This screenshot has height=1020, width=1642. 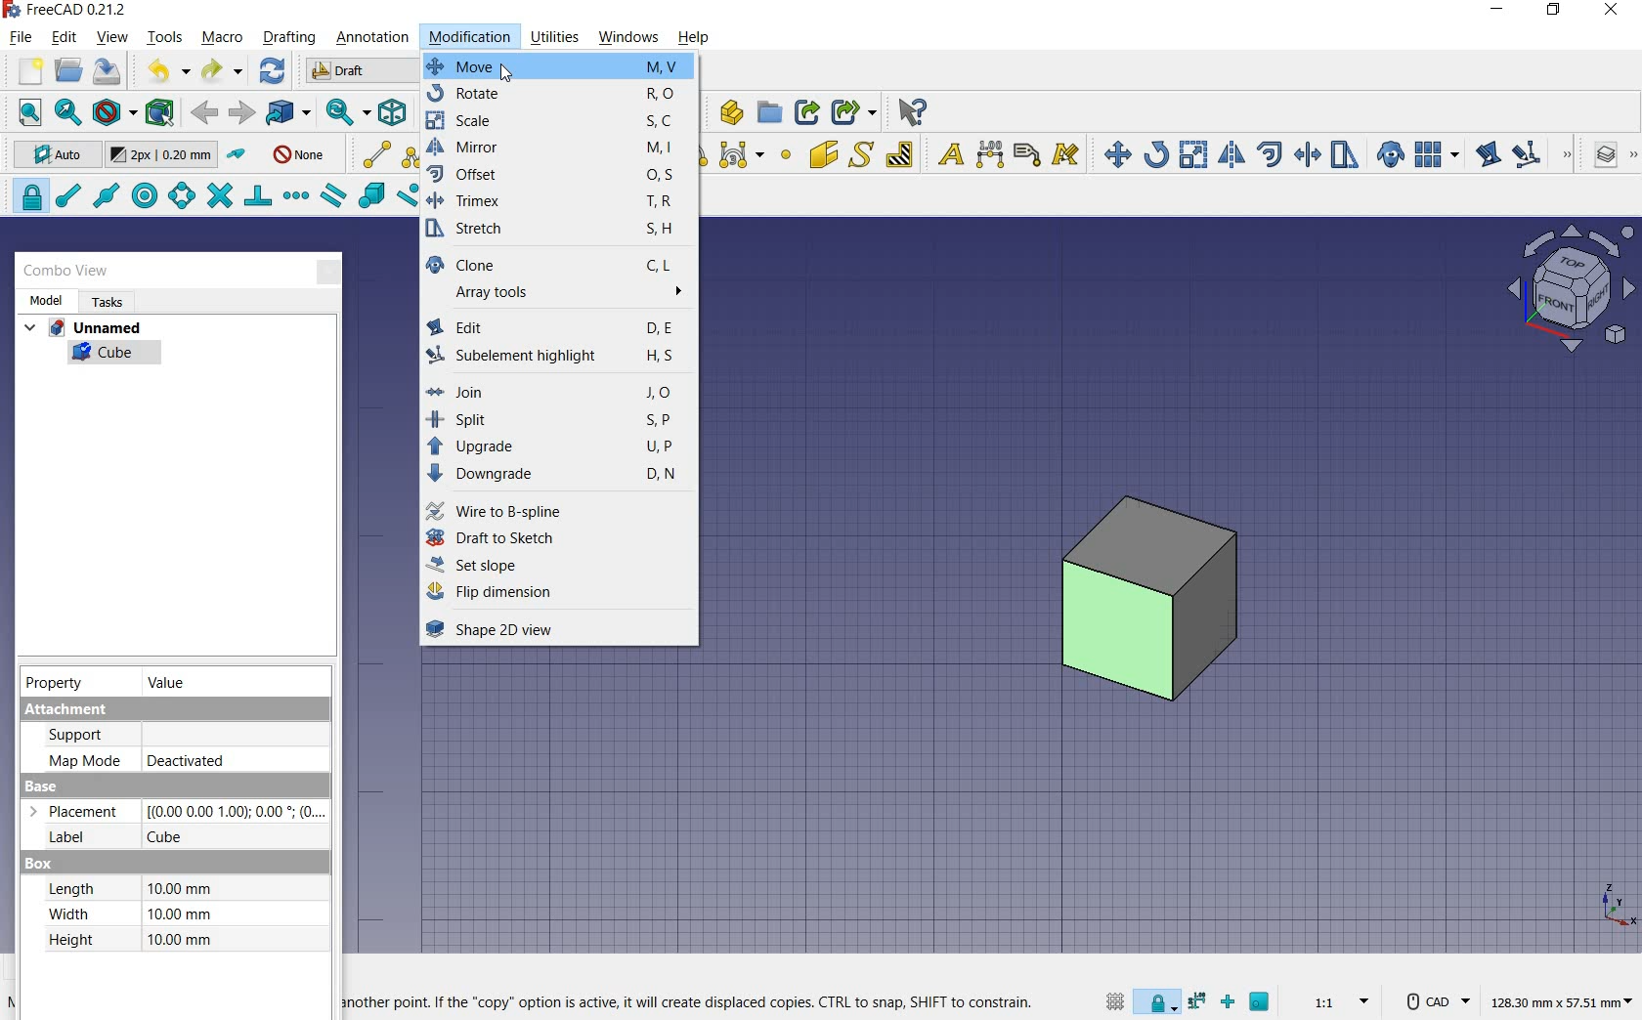 What do you see at coordinates (786, 156) in the screenshot?
I see `point` at bounding box center [786, 156].